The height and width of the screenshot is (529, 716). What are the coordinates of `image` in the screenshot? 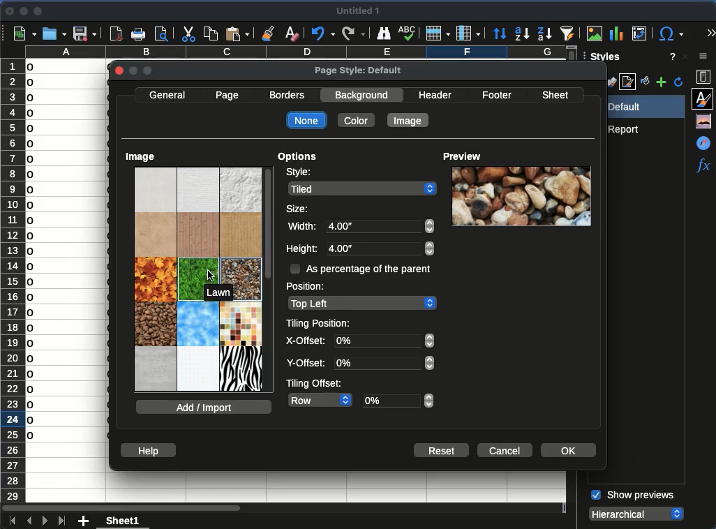 It's located at (198, 281).